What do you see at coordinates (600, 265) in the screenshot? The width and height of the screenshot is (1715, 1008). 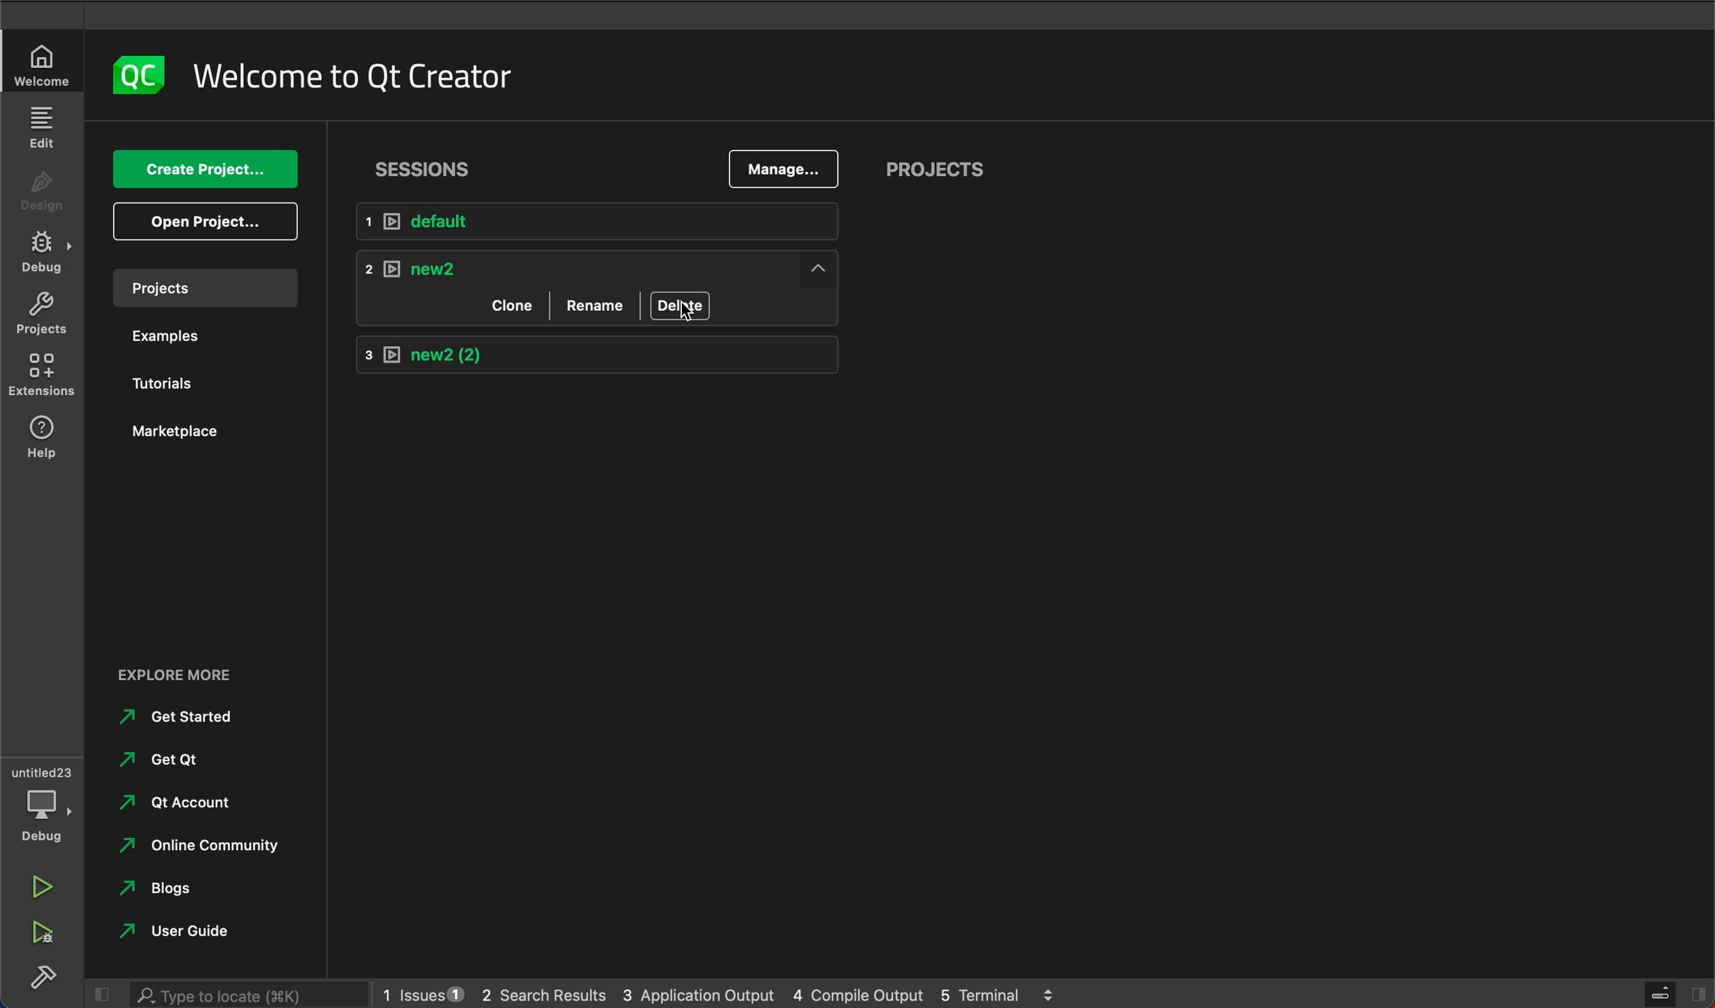 I see `new2` at bounding box center [600, 265].